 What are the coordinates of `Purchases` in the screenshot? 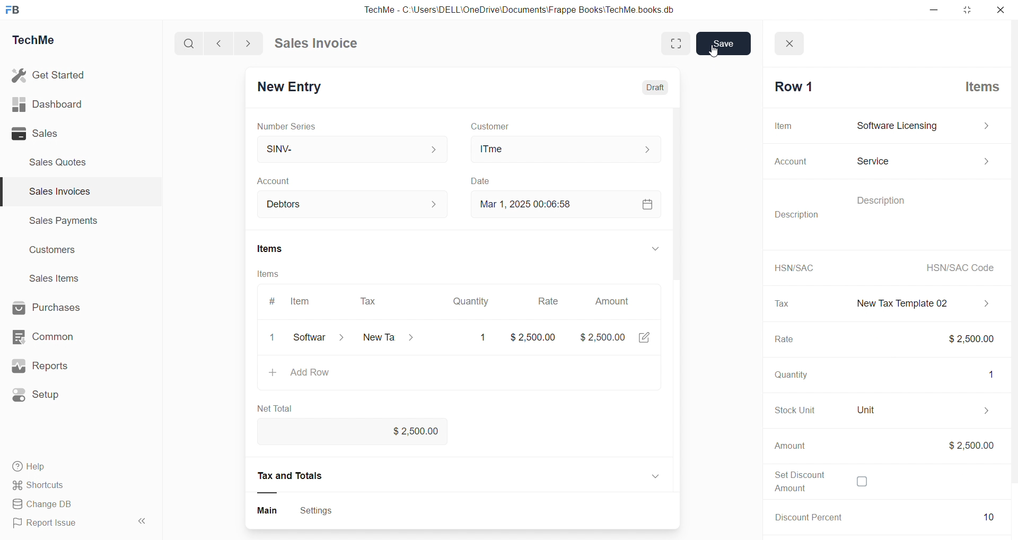 It's located at (56, 307).